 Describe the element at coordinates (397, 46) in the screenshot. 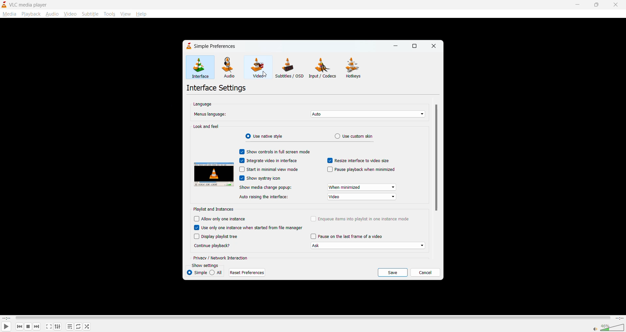

I see `minimize` at that location.